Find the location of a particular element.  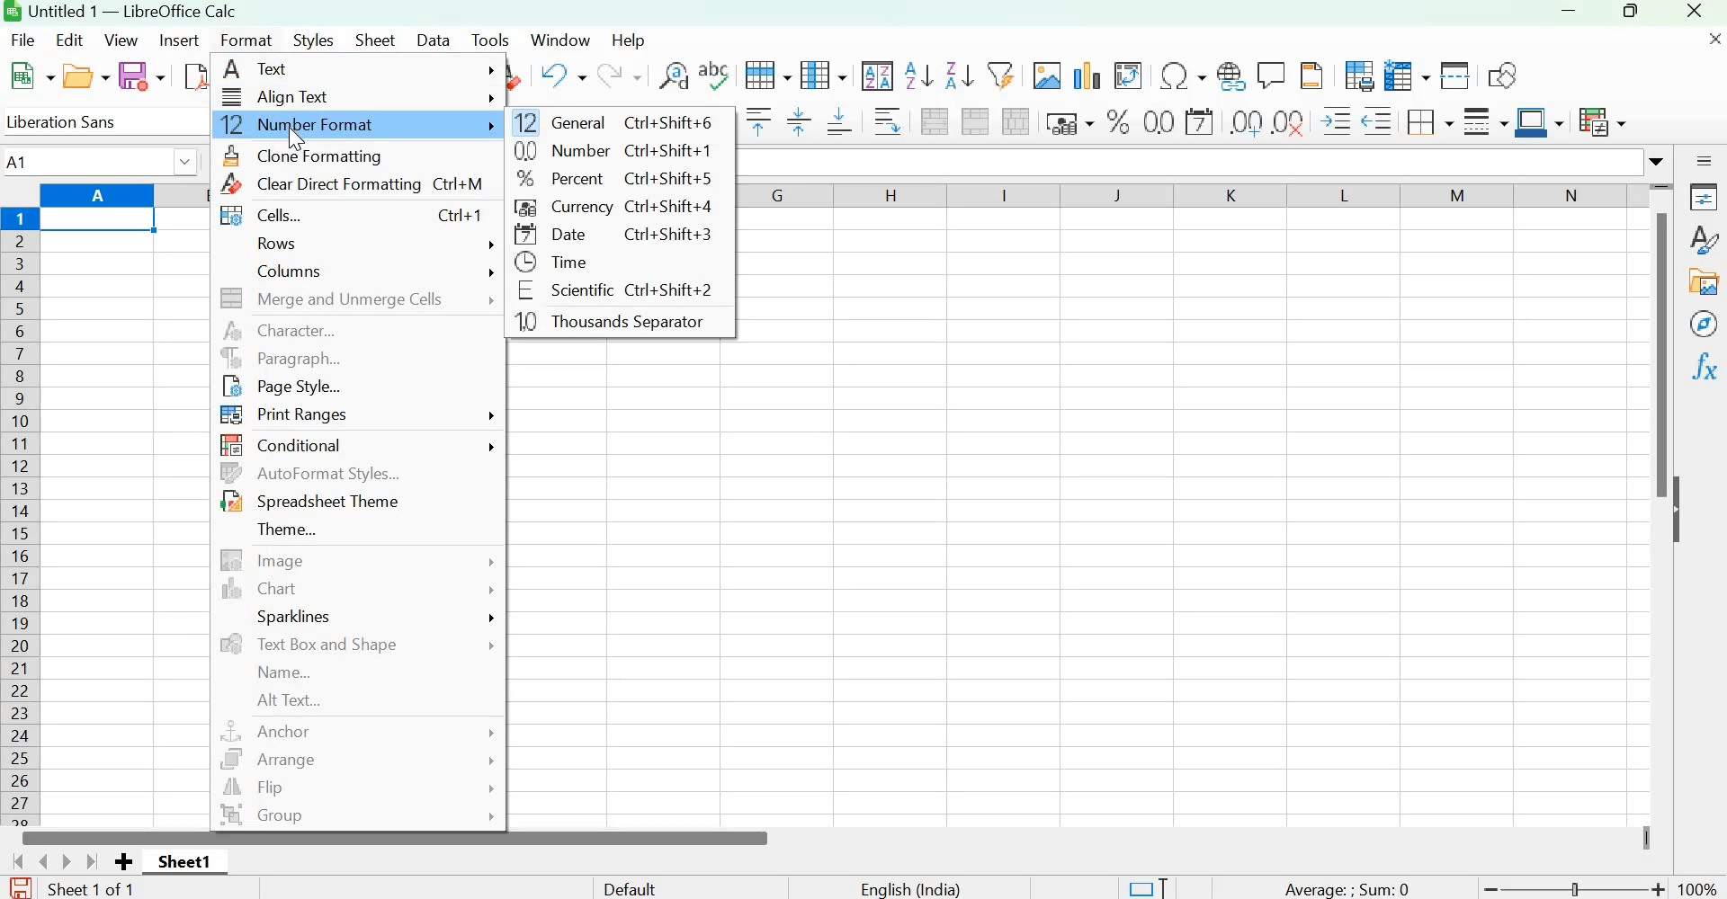

Zoom out is located at coordinates (1490, 888).